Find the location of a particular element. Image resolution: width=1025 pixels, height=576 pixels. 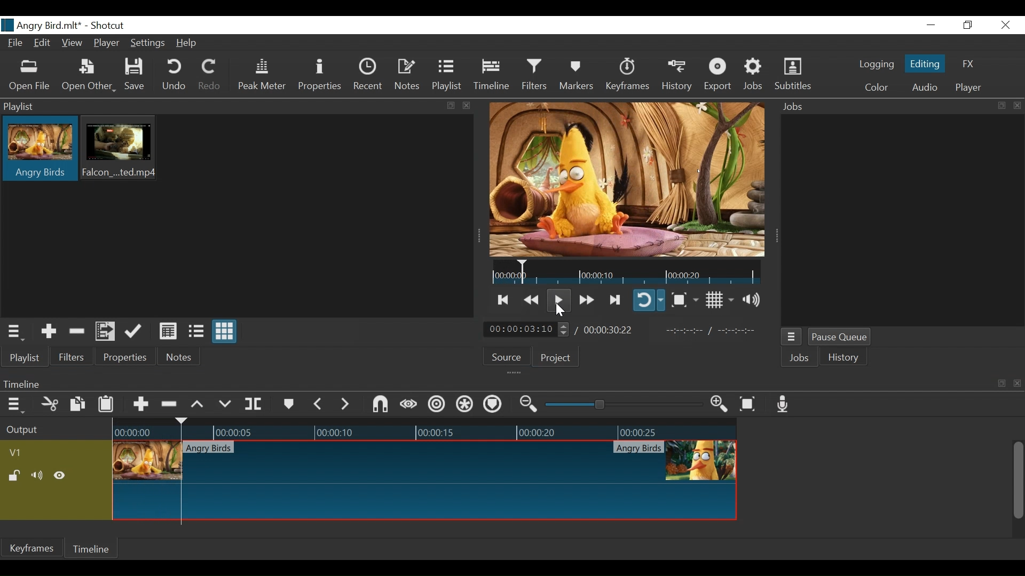

Ripple is located at coordinates (436, 404).